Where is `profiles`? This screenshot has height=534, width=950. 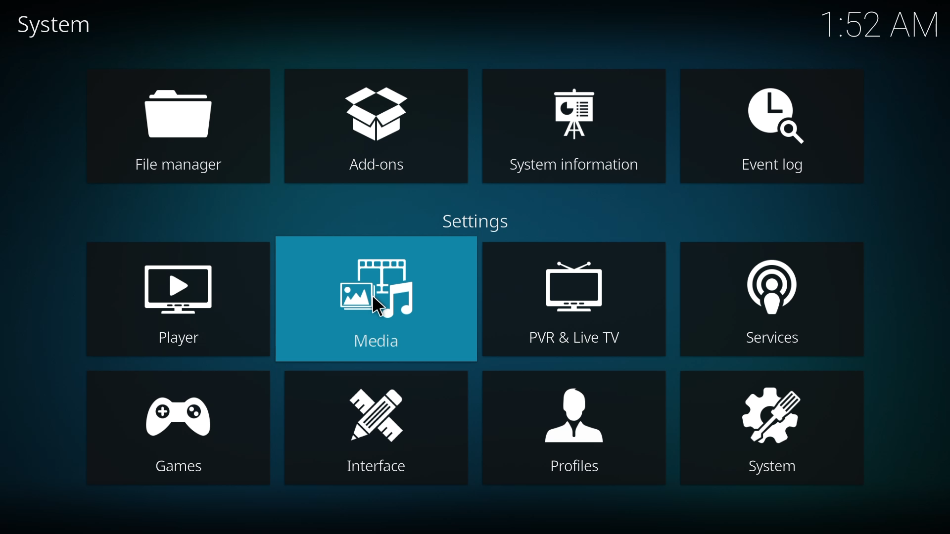 profiles is located at coordinates (566, 424).